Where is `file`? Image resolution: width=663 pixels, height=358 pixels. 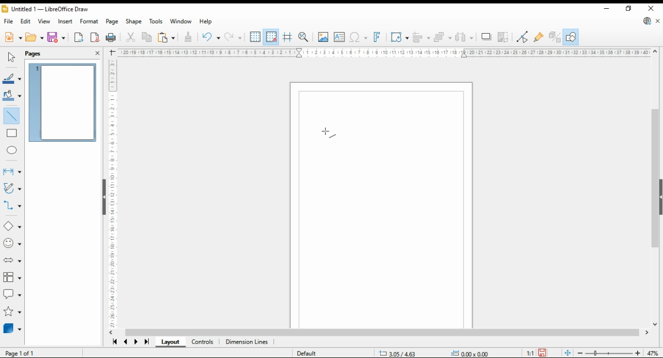
file is located at coordinates (9, 21).